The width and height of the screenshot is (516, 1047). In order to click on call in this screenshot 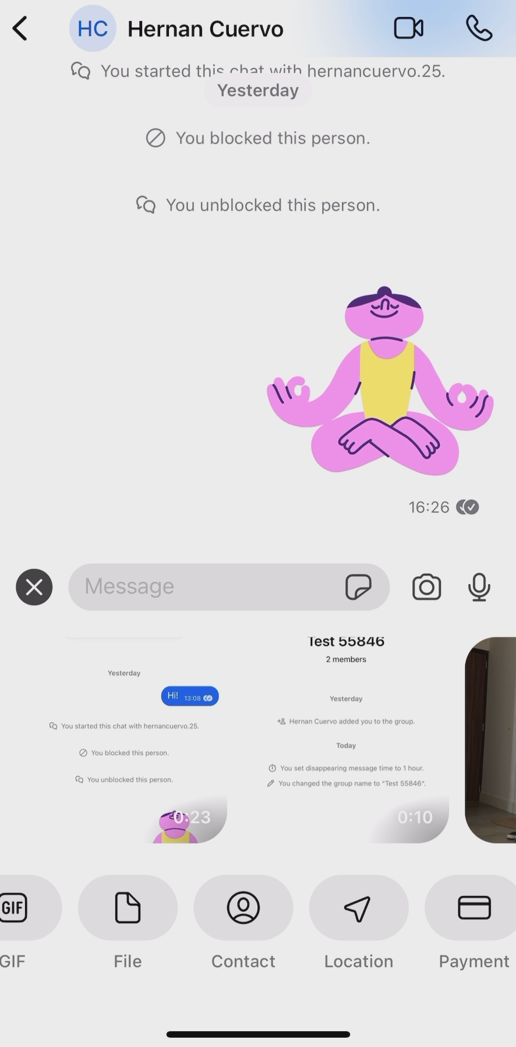, I will do `click(480, 29)`.